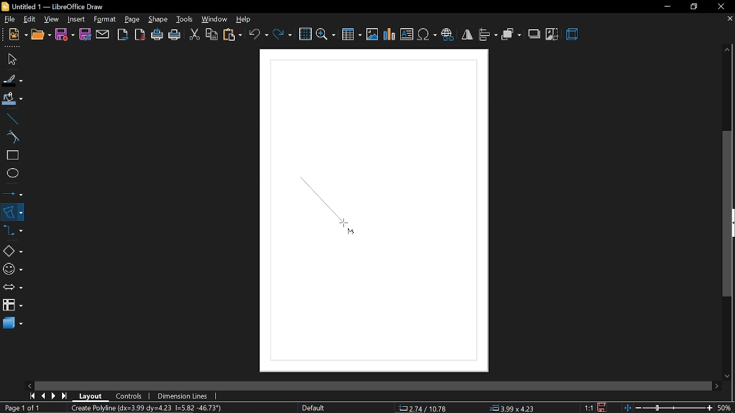 Image resolution: width=735 pixels, height=413 pixels. Describe the element at coordinates (13, 233) in the screenshot. I see `connectors` at that location.